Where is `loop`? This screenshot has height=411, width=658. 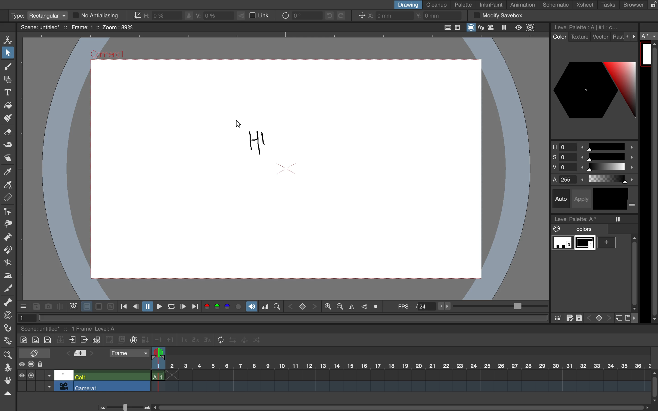
loop is located at coordinates (169, 307).